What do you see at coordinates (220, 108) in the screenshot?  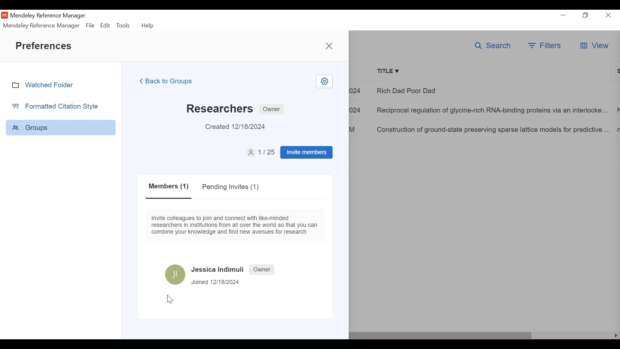 I see `Researchers` at bounding box center [220, 108].